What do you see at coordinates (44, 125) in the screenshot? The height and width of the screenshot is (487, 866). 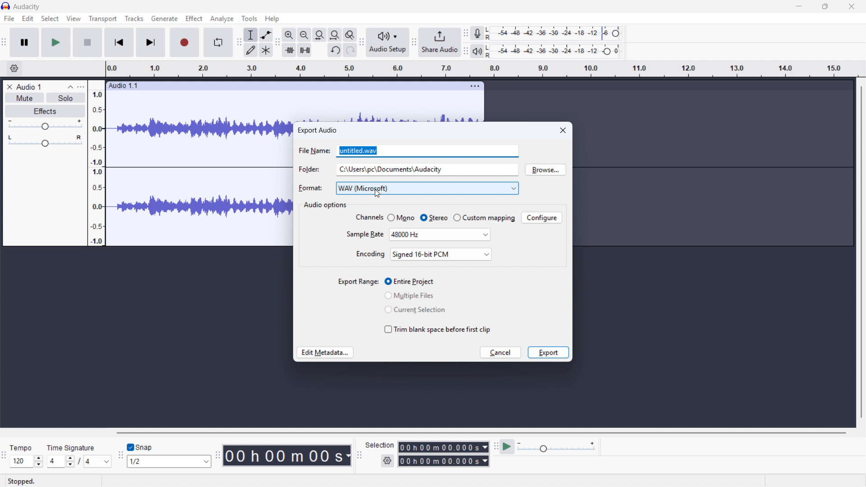 I see `gain ` at bounding box center [44, 125].